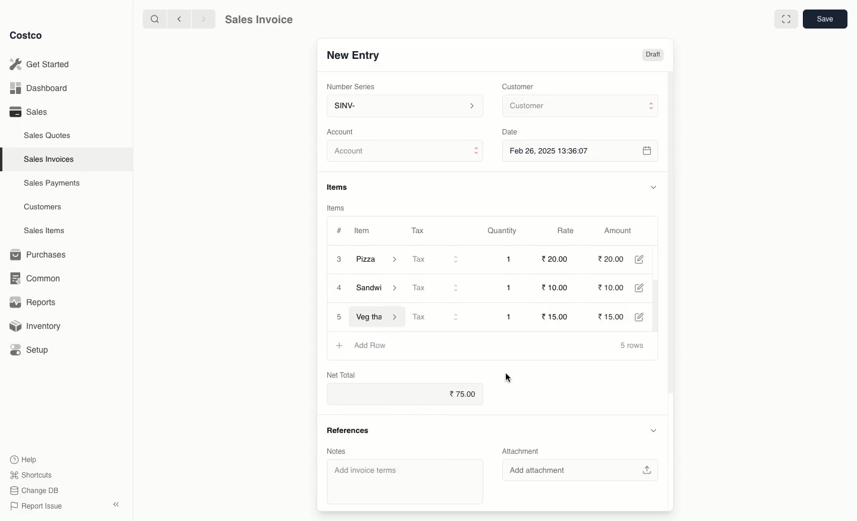  What do you see at coordinates (513, 132) in the screenshot?
I see `Date` at bounding box center [513, 132].